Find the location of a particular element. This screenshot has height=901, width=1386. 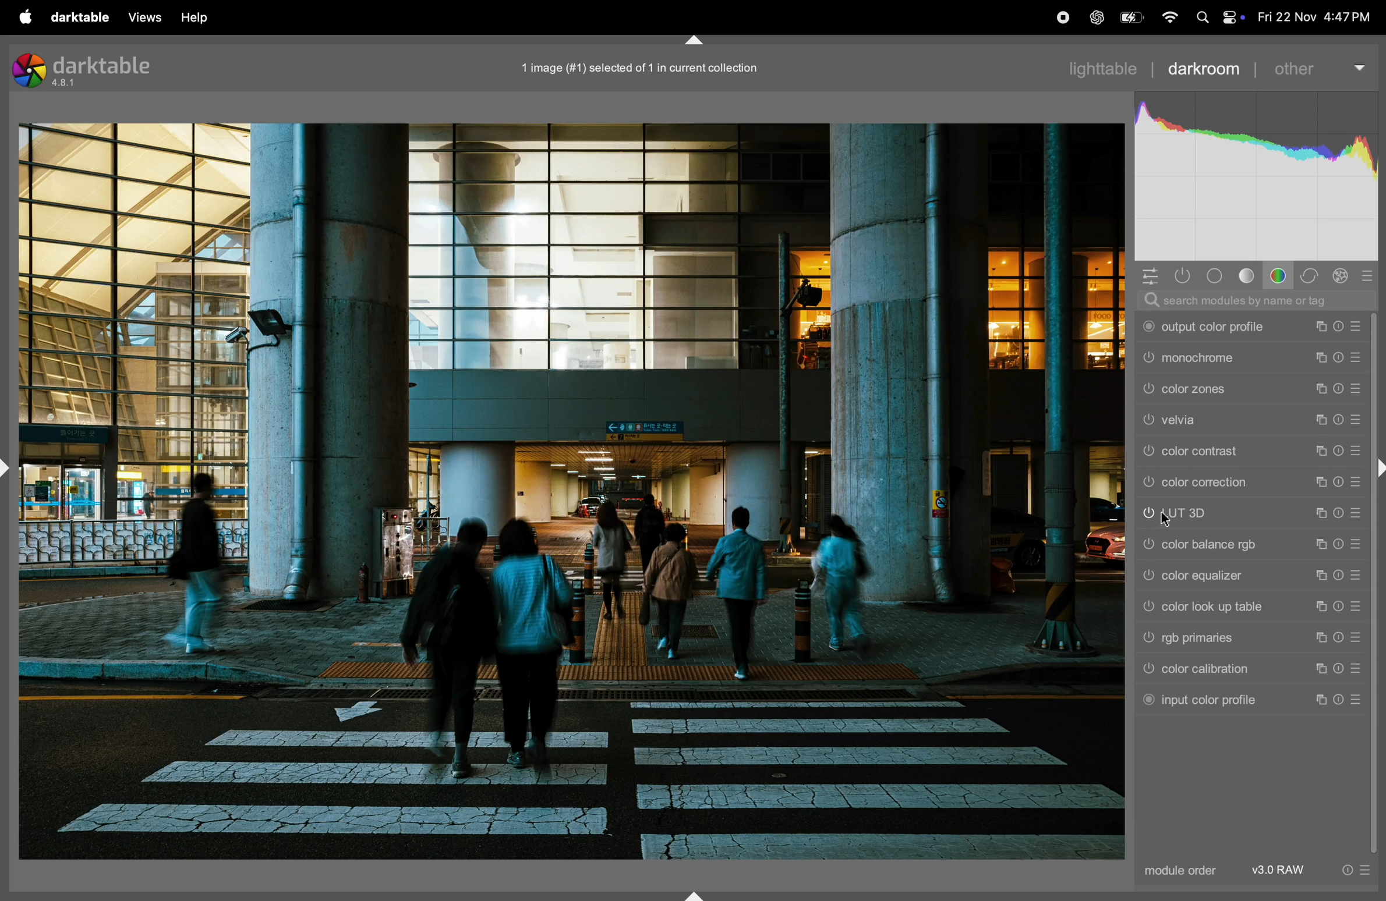

color equalizer is located at coordinates (1231, 576).